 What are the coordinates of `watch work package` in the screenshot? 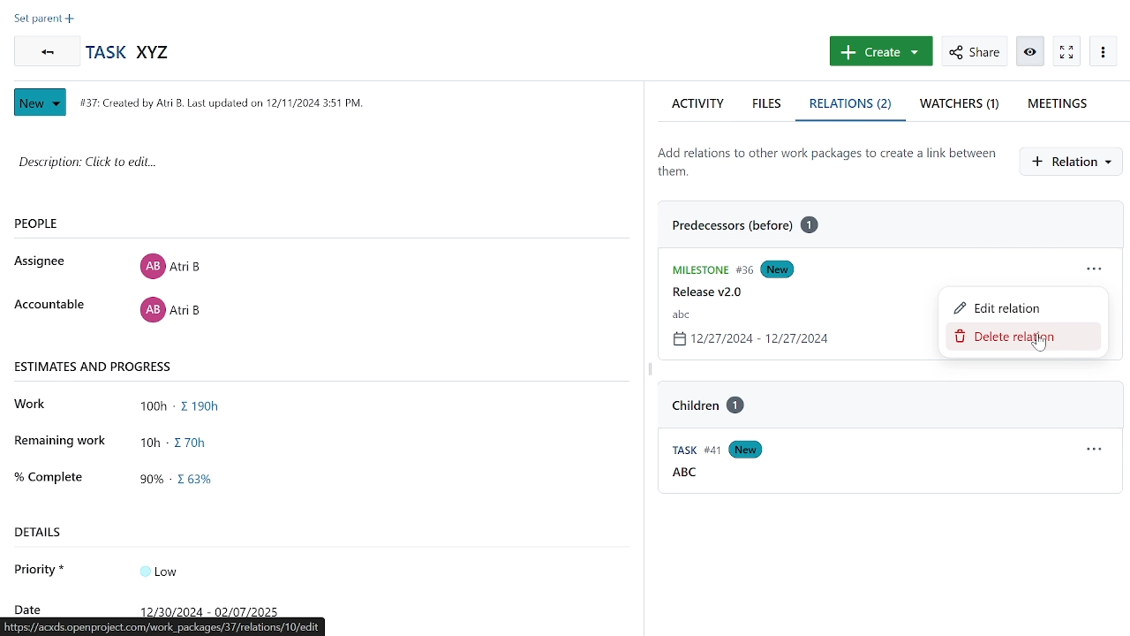 It's located at (1066, 51).